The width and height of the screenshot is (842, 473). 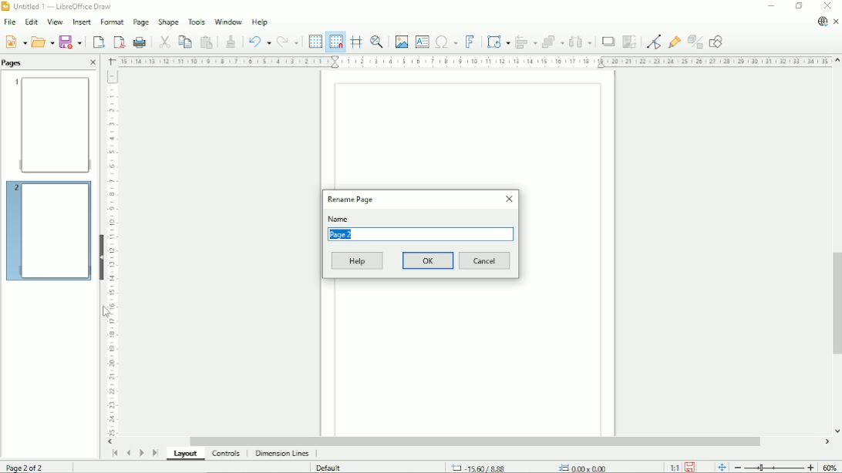 I want to click on Controls, so click(x=227, y=454).